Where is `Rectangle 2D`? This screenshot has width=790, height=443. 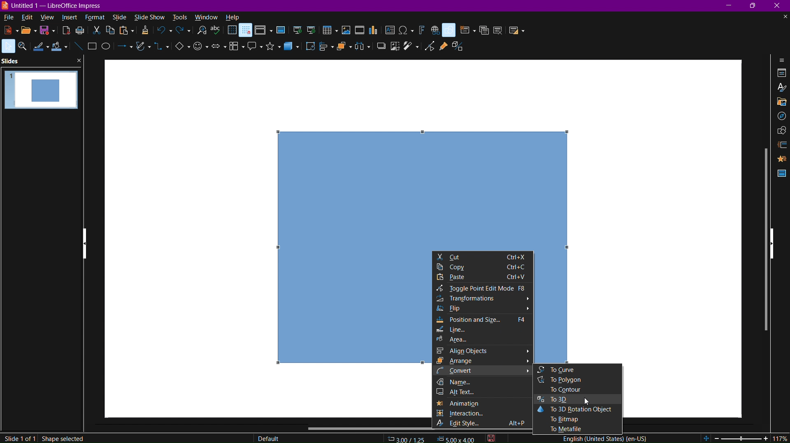
Rectangle 2D is located at coordinates (423, 189).